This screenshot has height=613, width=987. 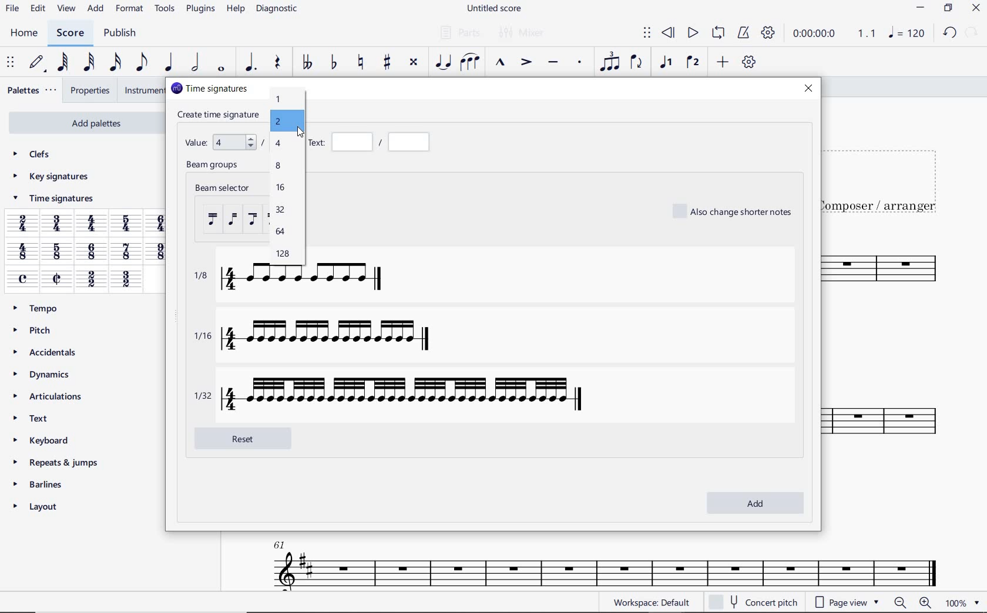 What do you see at coordinates (333, 63) in the screenshot?
I see `TOGGLE FLAT` at bounding box center [333, 63].